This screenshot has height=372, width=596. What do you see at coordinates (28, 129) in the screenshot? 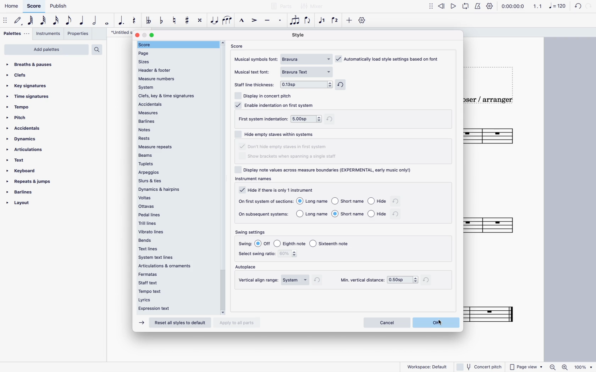
I see `accidentals` at bounding box center [28, 129].